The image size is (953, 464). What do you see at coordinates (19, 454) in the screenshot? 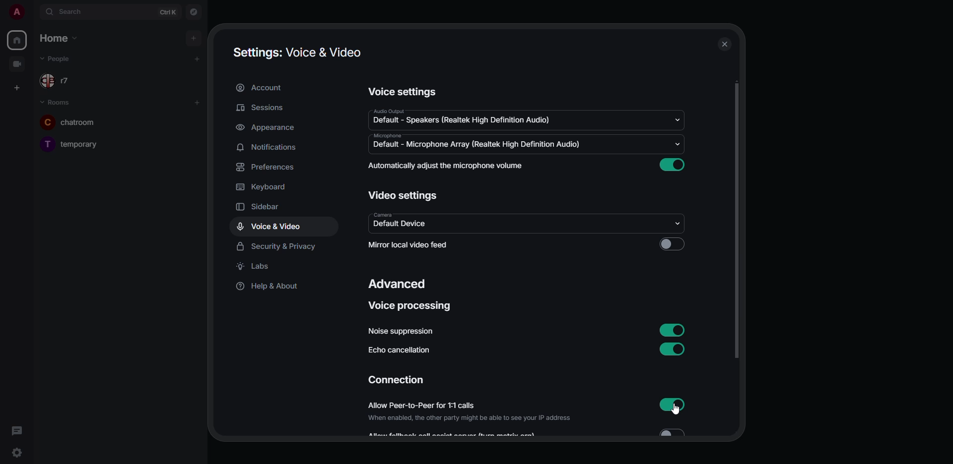
I see `quick settings` at bounding box center [19, 454].